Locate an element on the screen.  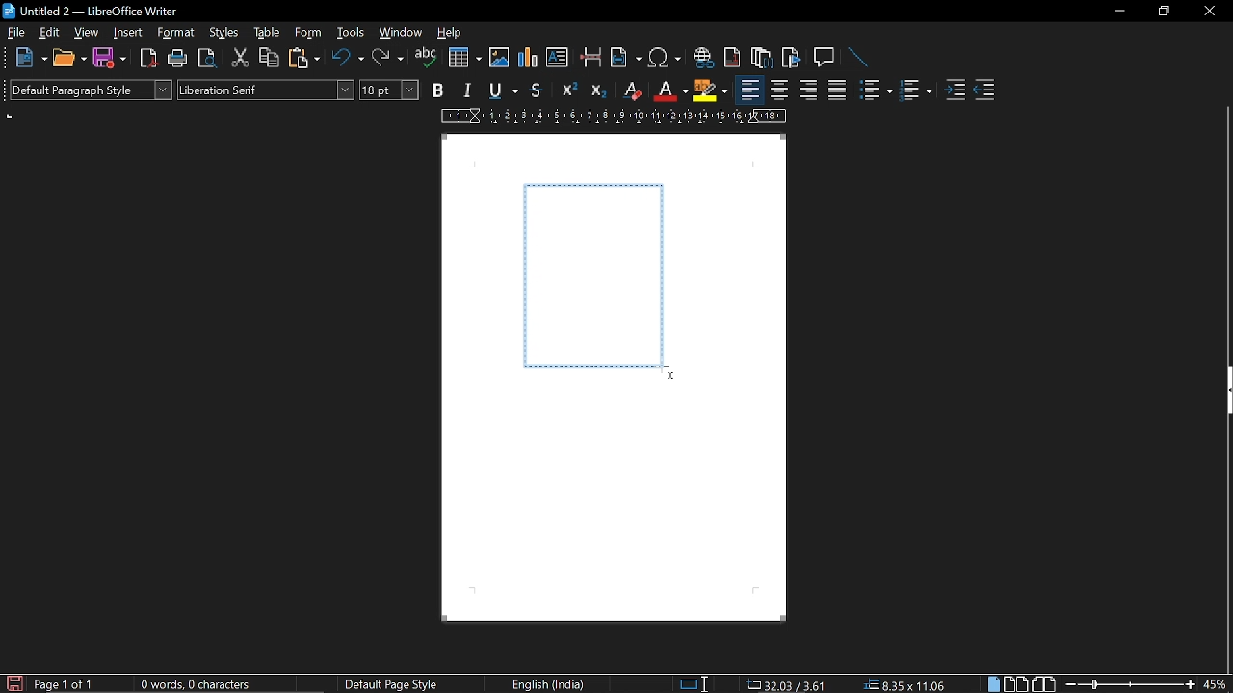
form is located at coordinates (309, 34).